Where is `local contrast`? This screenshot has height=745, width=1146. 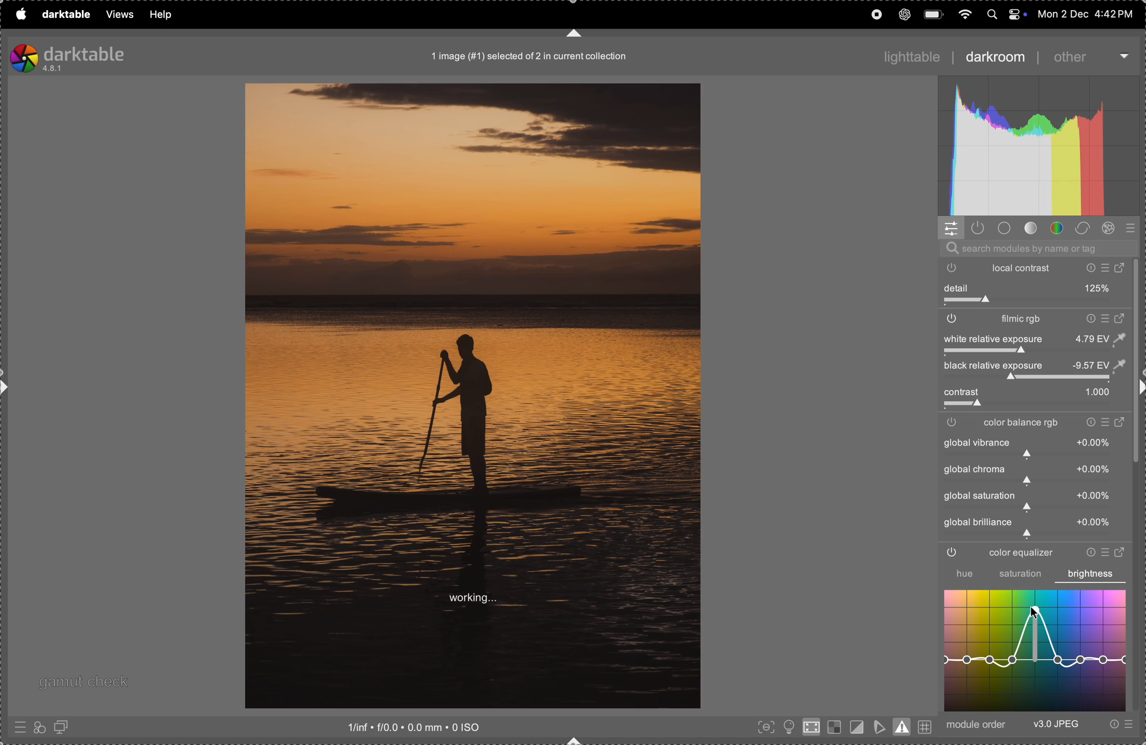
local contrast is located at coordinates (1039, 268).